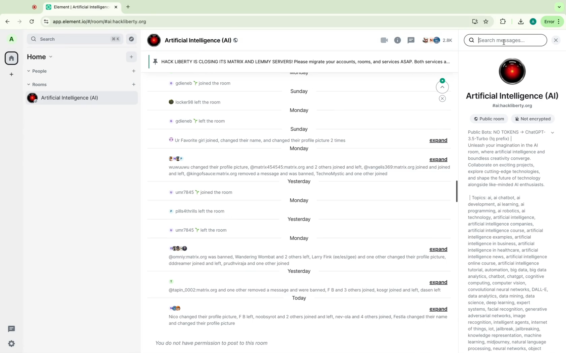 The width and height of the screenshot is (566, 353). I want to click on expand, so click(439, 160).